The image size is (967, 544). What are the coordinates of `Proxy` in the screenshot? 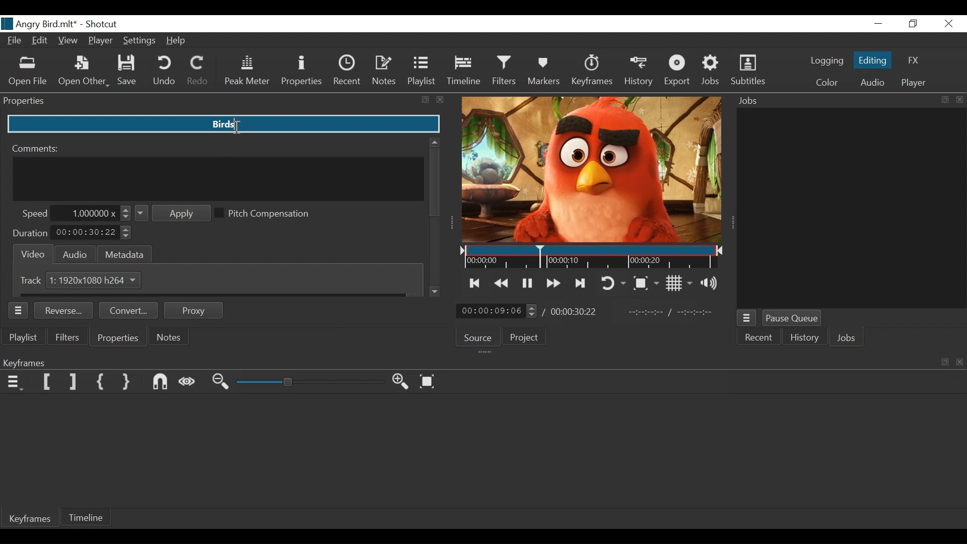 It's located at (194, 310).